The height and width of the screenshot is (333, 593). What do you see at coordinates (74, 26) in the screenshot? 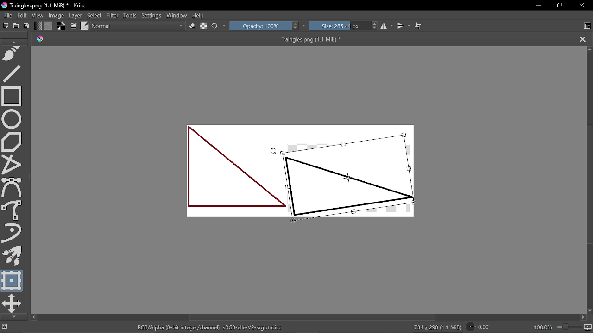
I see `Edit brush settings` at bounding box center [74, 26].